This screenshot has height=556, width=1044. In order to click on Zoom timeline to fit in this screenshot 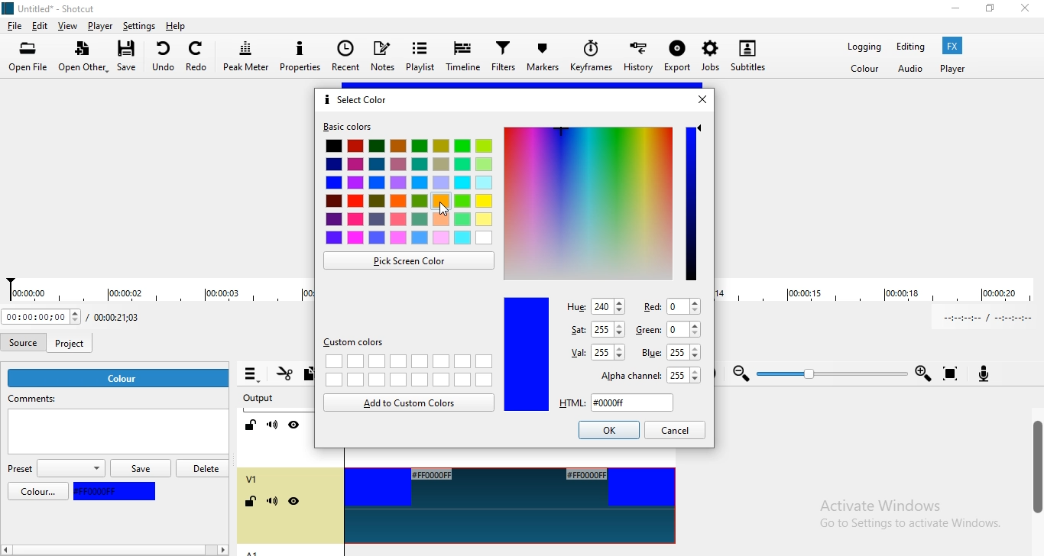, I will do `click(950, 373)`.